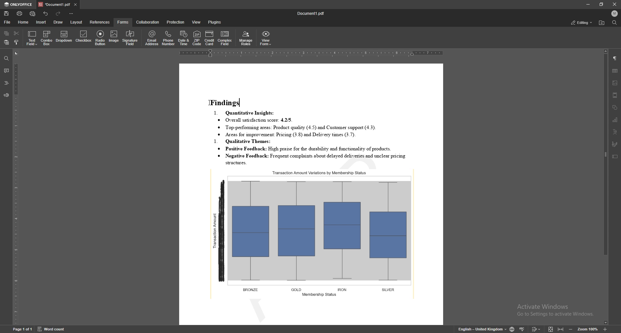 This screenshot has width=621, height=333. Describe the element at coordinates (512, 329) in the screenshot. I see `change doc language` at that location.